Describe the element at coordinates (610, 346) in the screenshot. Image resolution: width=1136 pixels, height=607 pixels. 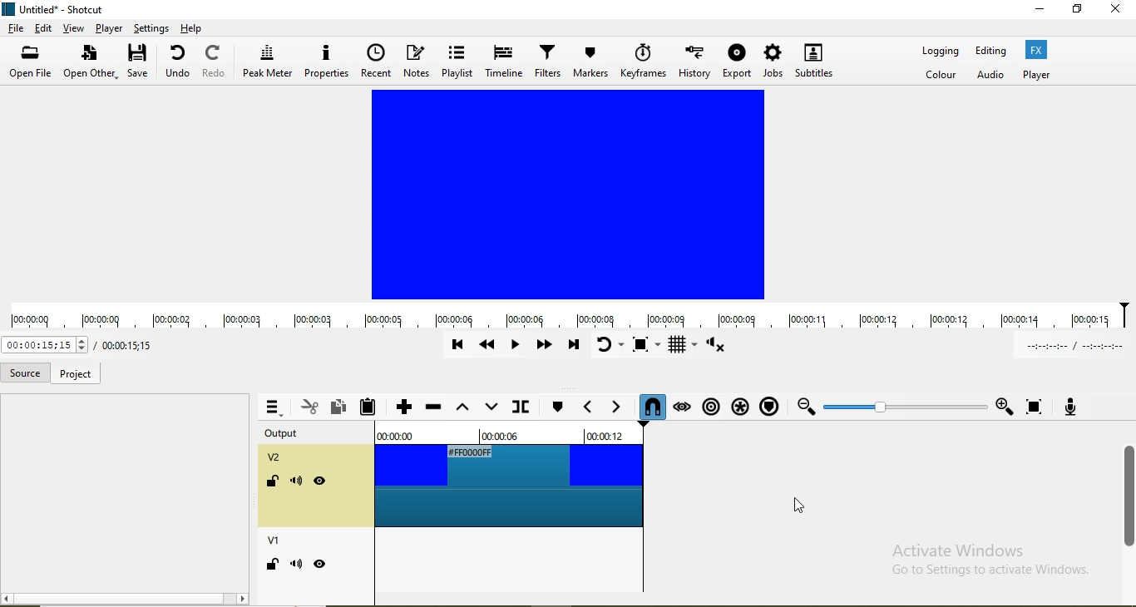
I see `` at that location.